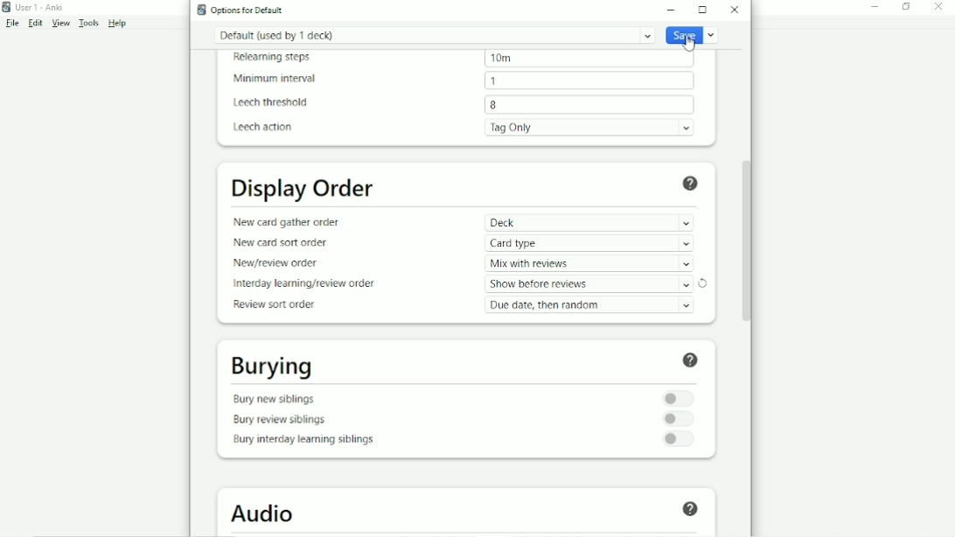 The height and width of the screenshot is (537, 955). What do you see at coordinates (694, 359) in the screenshot?
I see `Help` at bounding box center [694, 359].